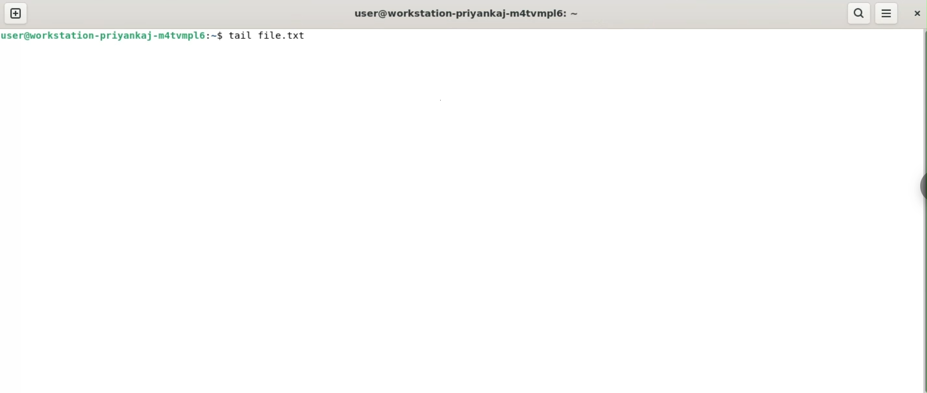 The width and height of the screenshot is (927, 393). Describe the element at coordinates (886, 14) in the screenshot. I see `menu` at that location.